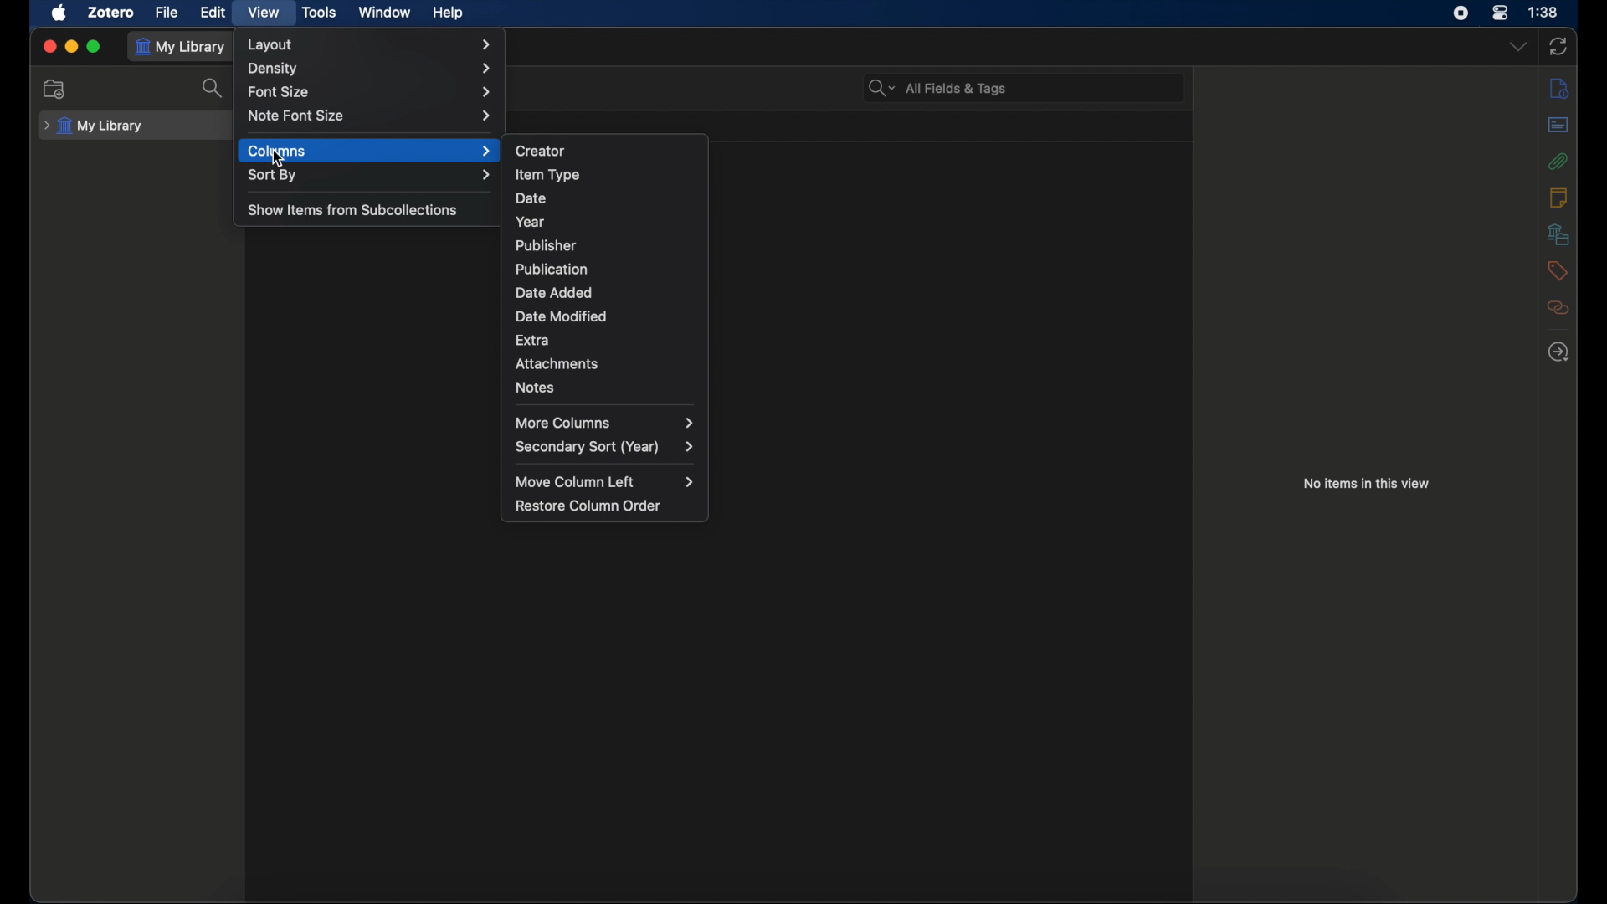 The height and width of the screenshot is (904, 1607). Describe the element at coordinates (607, 422) in the screenshot. I see `more columns` at that location.